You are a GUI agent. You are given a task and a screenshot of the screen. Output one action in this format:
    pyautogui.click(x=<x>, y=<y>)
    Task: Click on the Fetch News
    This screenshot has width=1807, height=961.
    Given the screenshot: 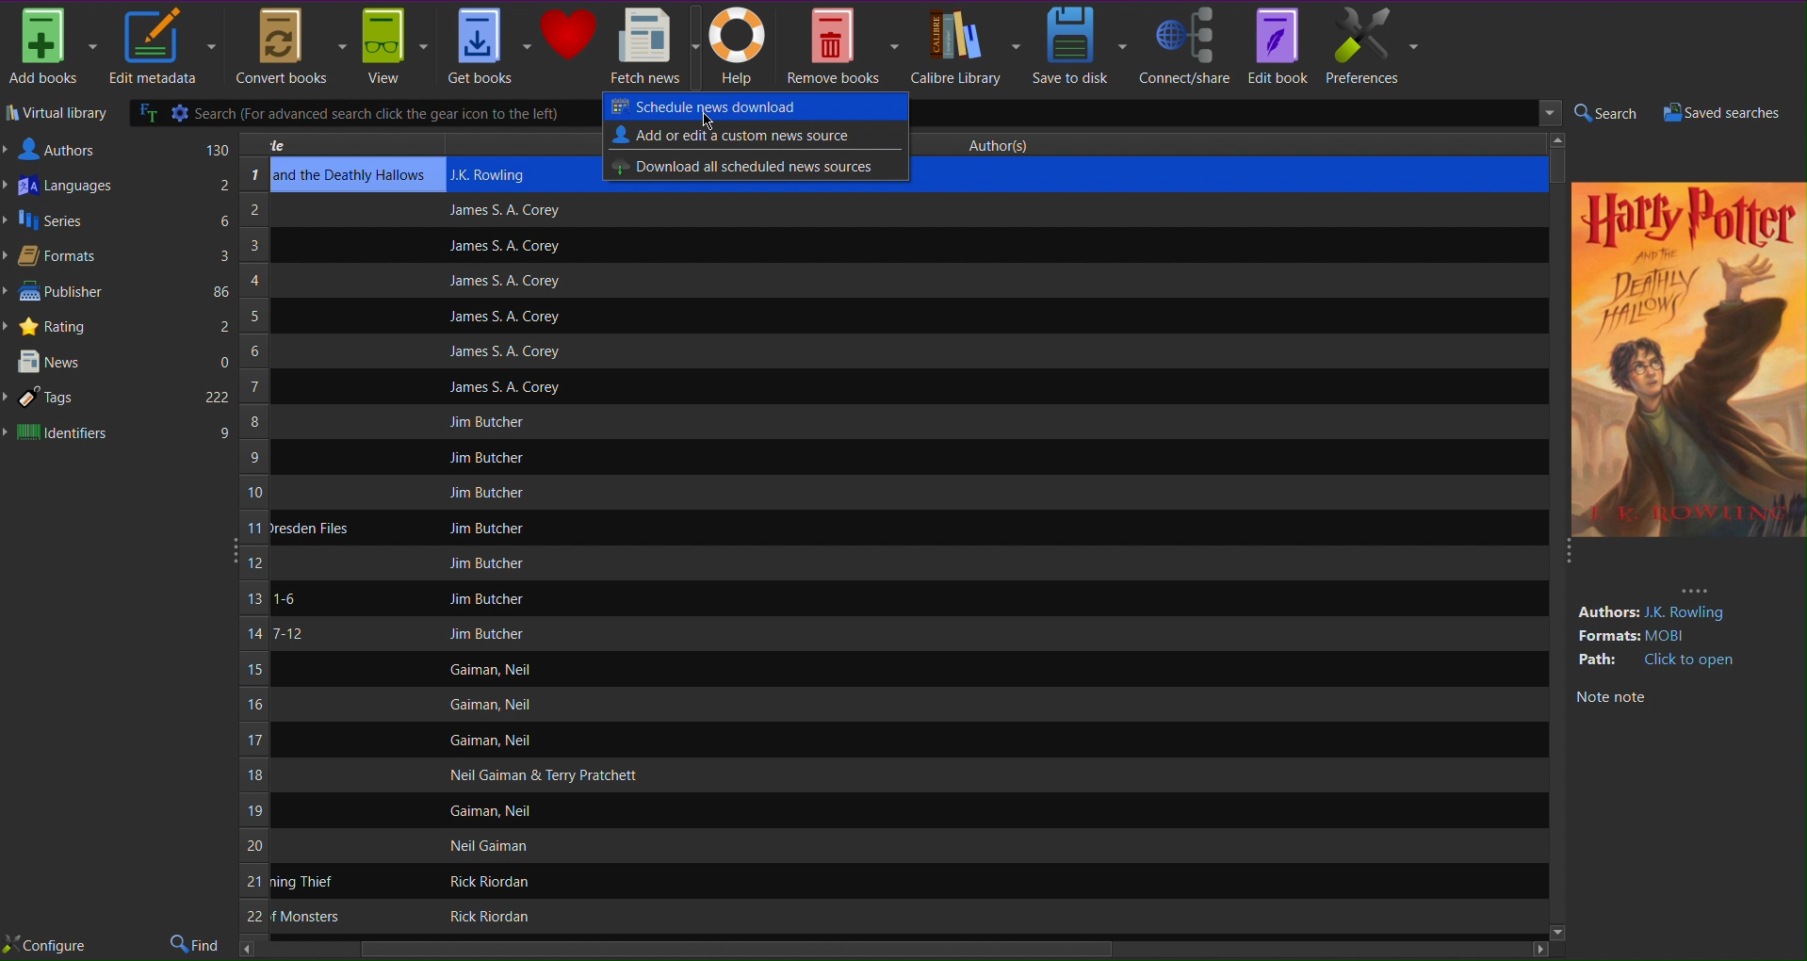 What is the action you would take?
    pyautogui.click(x=654, y=46)
    